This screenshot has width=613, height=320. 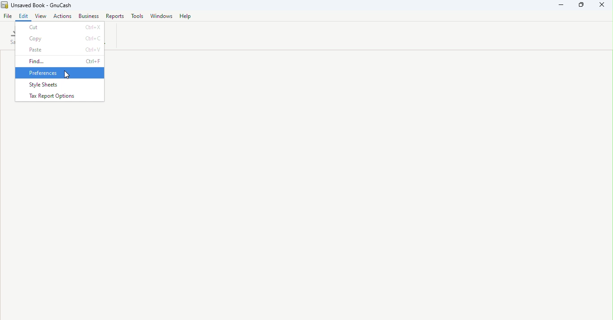 I want to click on Find, so click(x=62, y=62).